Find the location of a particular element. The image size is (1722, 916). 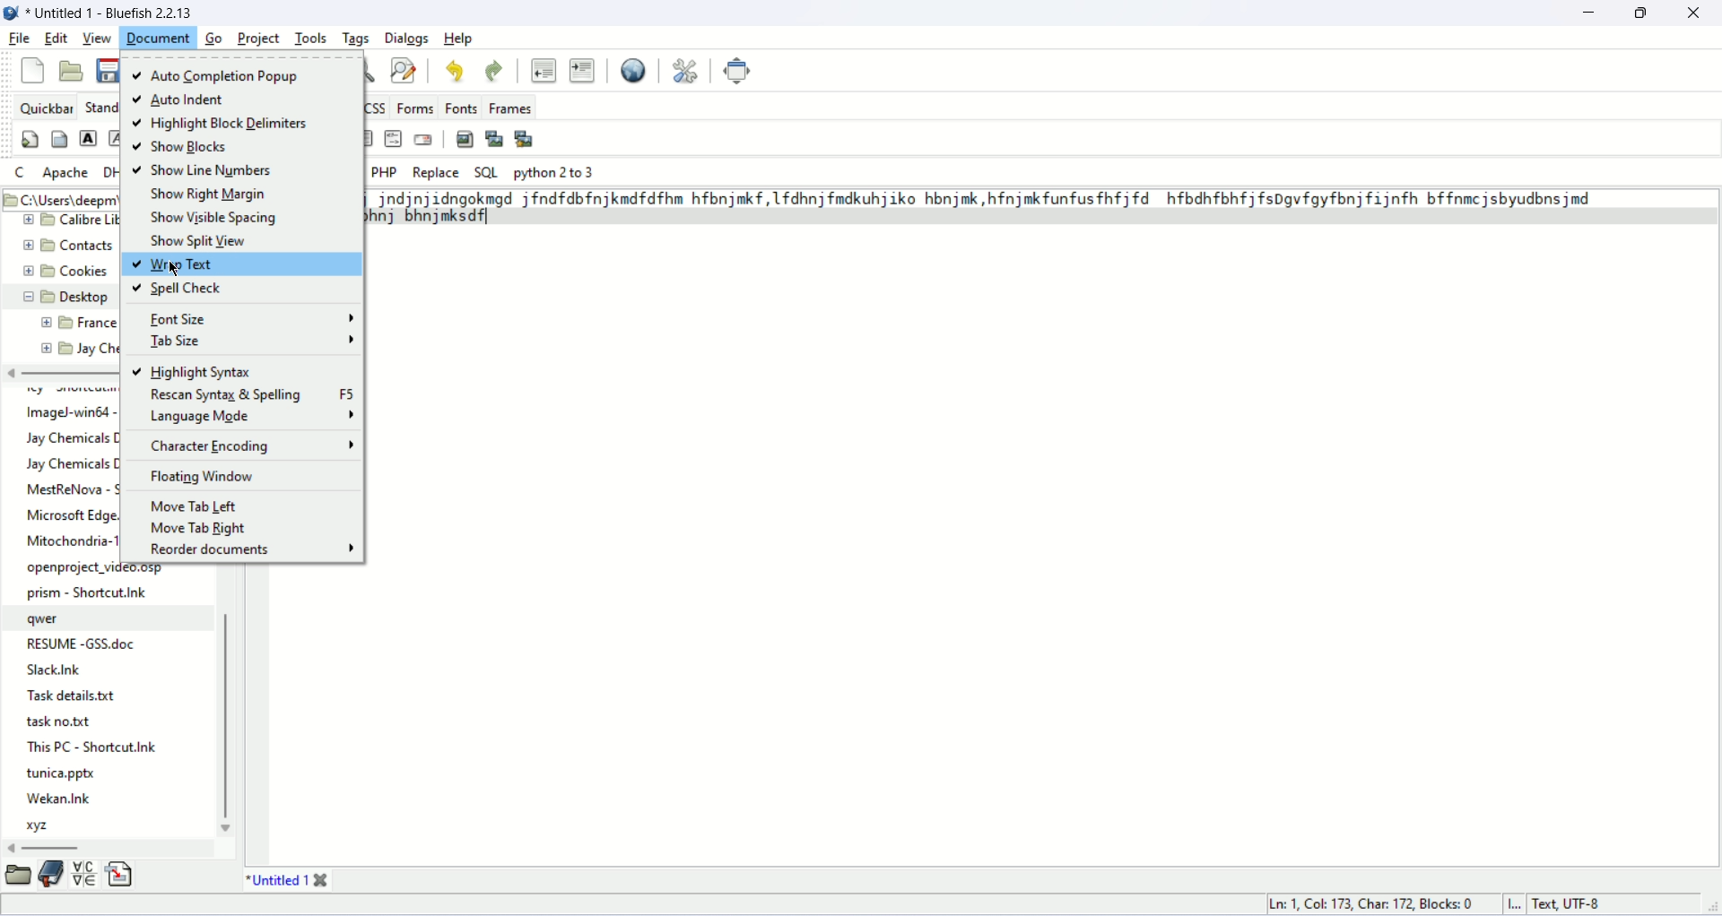

file is located at coordinates (20, 39).